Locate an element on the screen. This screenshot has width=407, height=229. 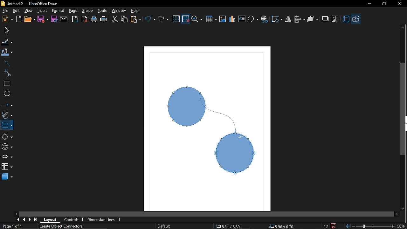
Save as is located at coordinates (54, 19).